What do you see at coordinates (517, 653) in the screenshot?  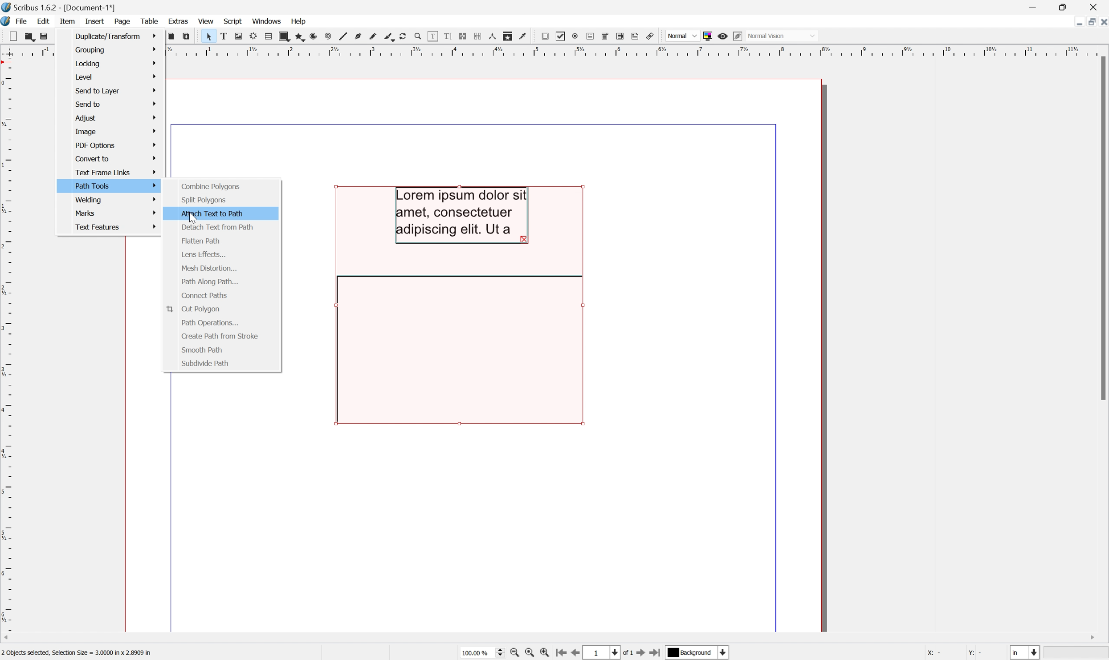 I see `Zoom out by the stepping value` at bounding box center [517, 653].